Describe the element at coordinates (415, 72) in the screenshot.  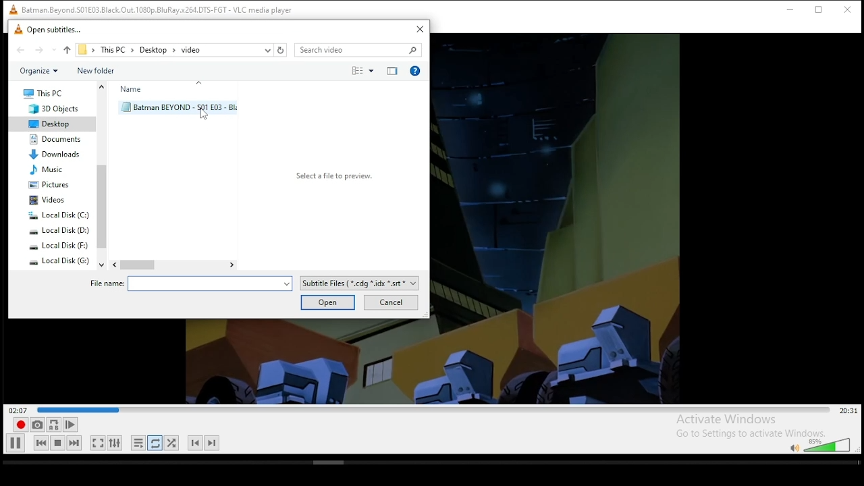
I see `get help` at that location.